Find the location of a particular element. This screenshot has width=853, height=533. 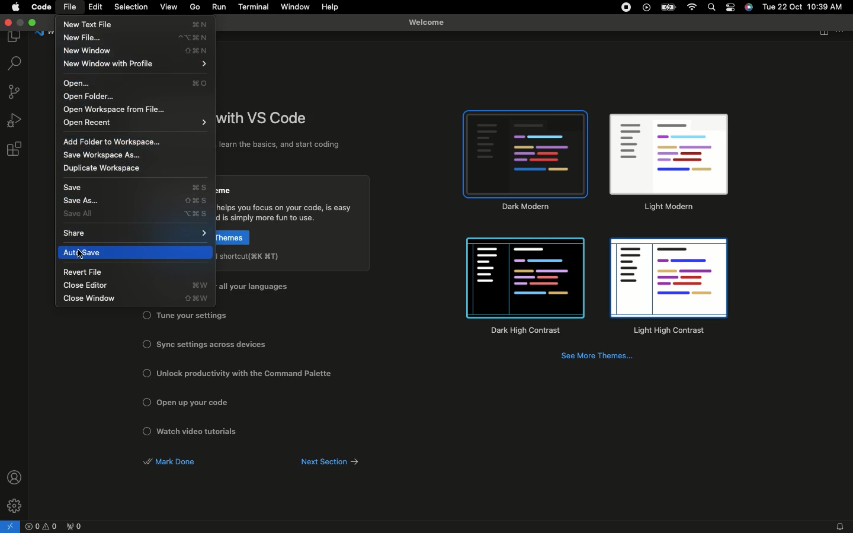

Watch video tutorials is located at coordinates (202, 432).